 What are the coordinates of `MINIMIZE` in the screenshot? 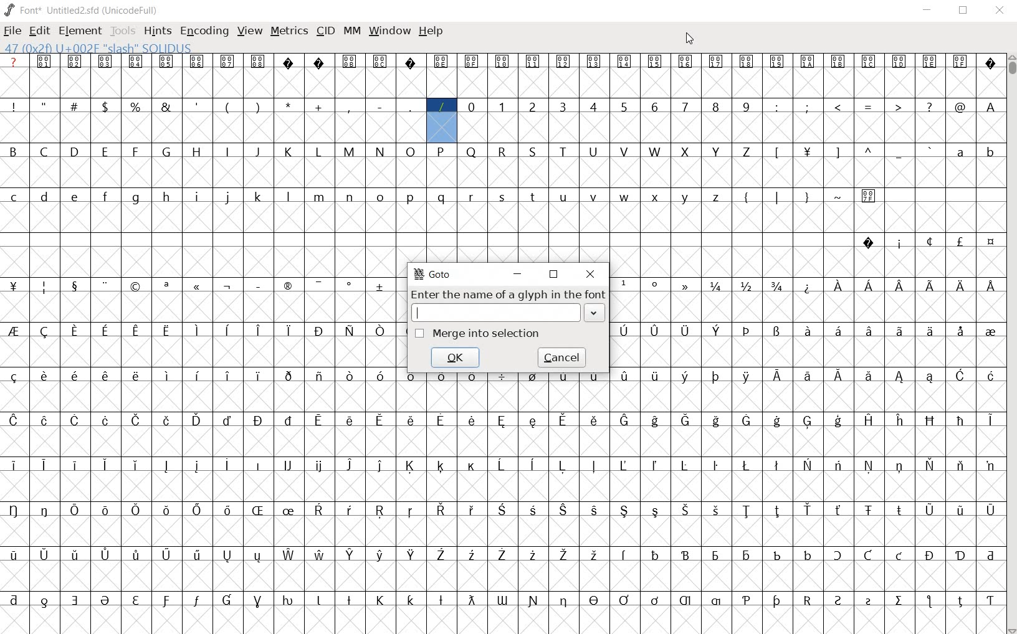 It's located at (929, 9).